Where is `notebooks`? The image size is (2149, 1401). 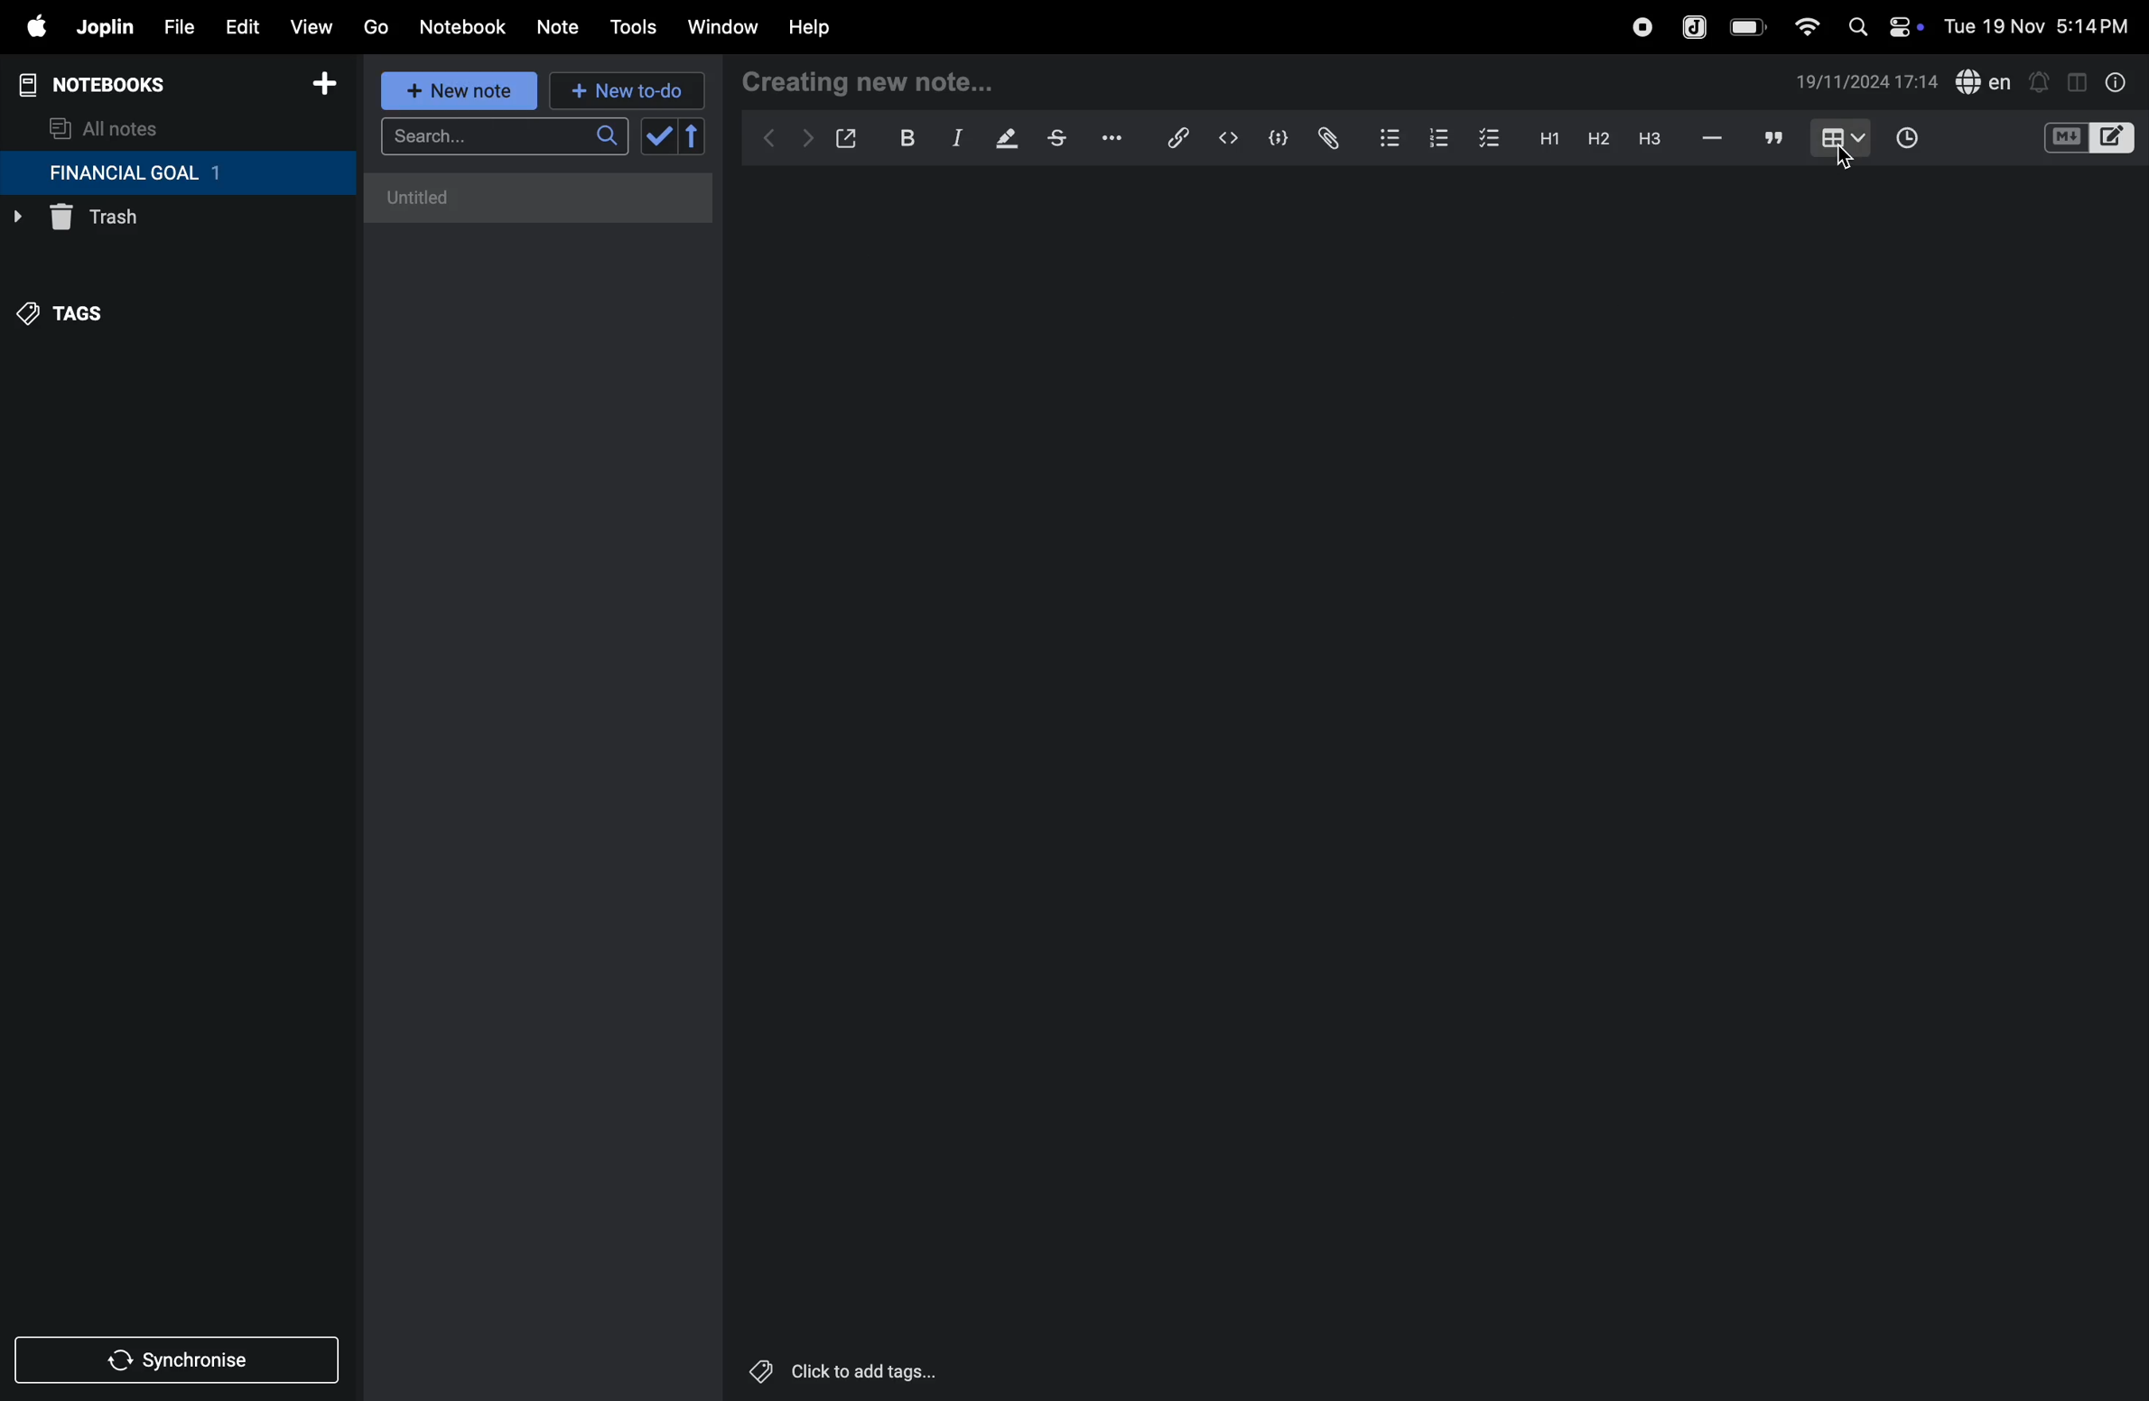
notebooks is located at coordinates (108, 85).